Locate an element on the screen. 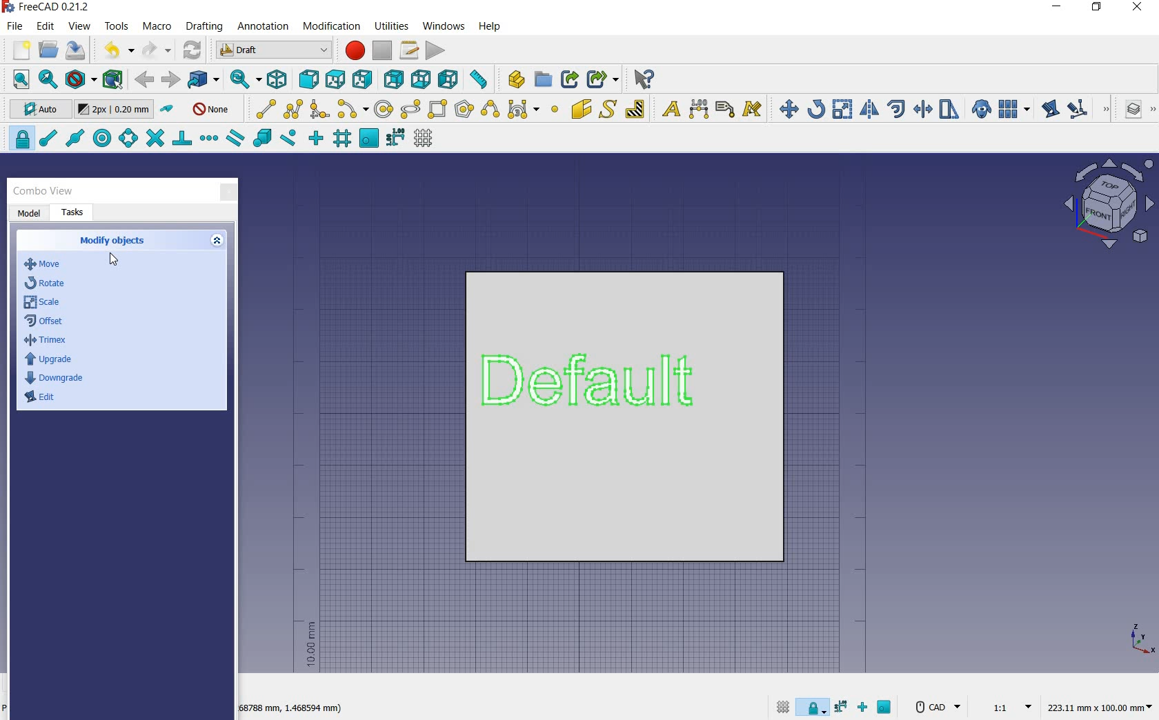 This screenshot has height=720, width=1159. view is located at coordinates (80, 26).